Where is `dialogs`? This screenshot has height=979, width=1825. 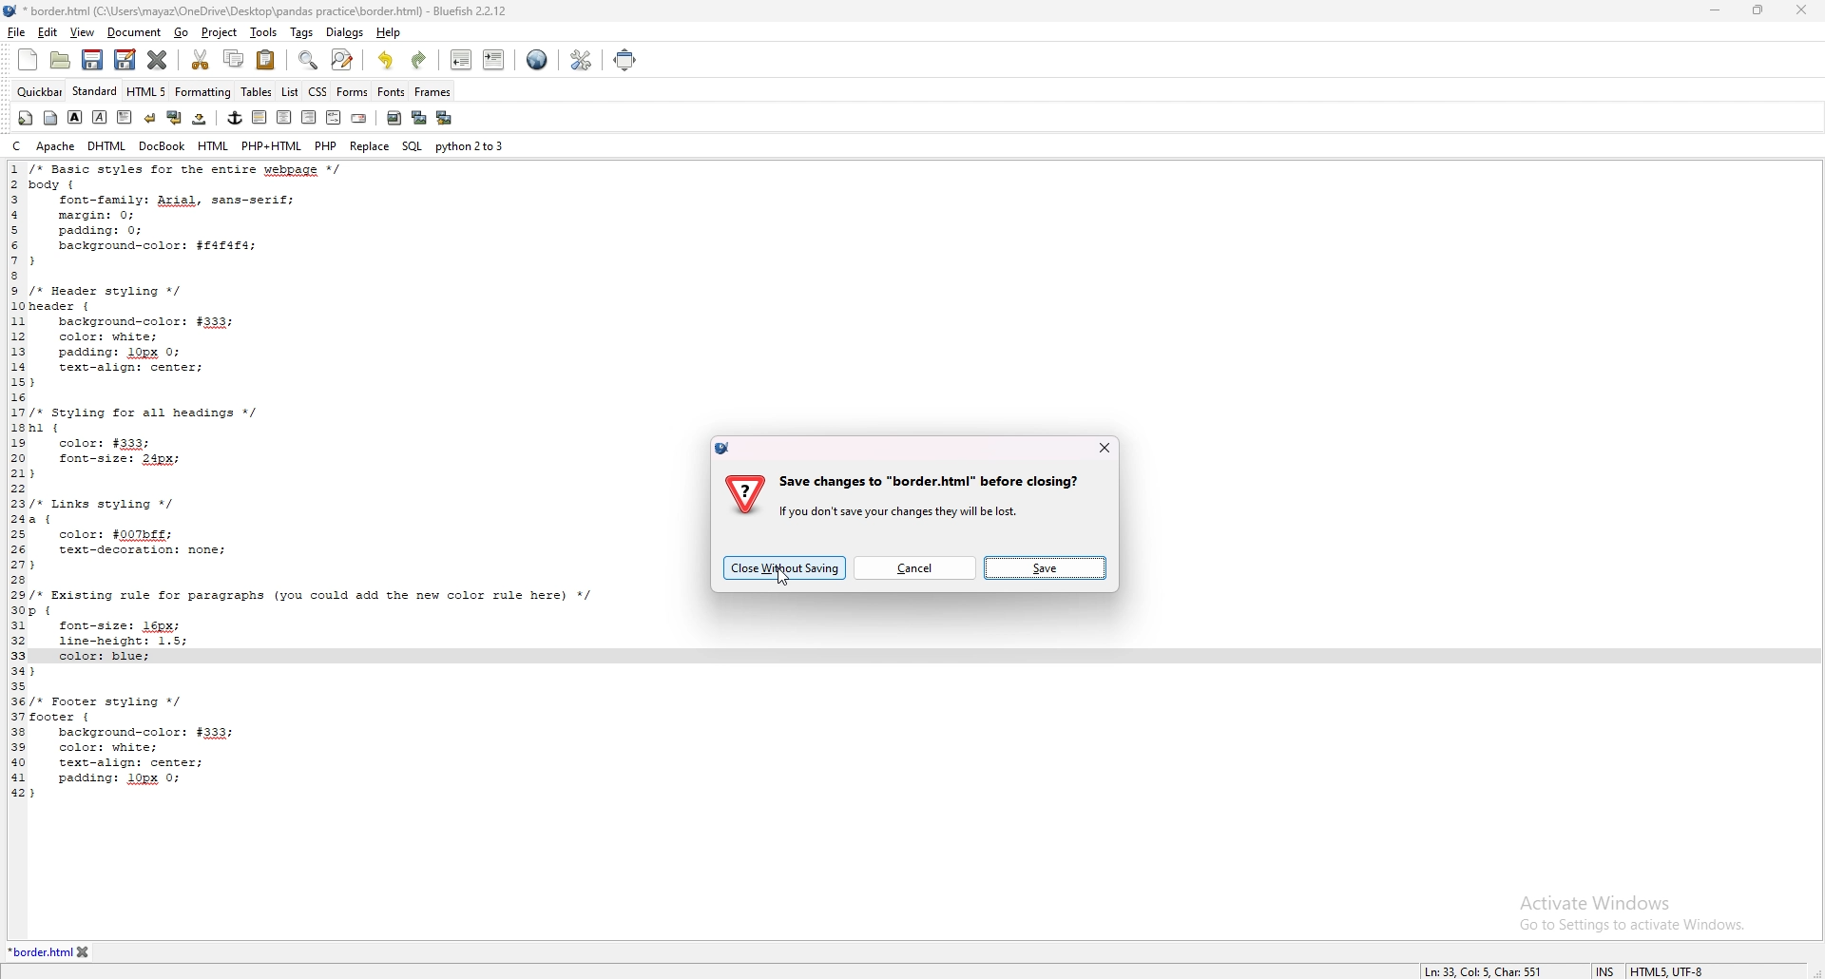
dialogs is located at coordinates (346, 31).